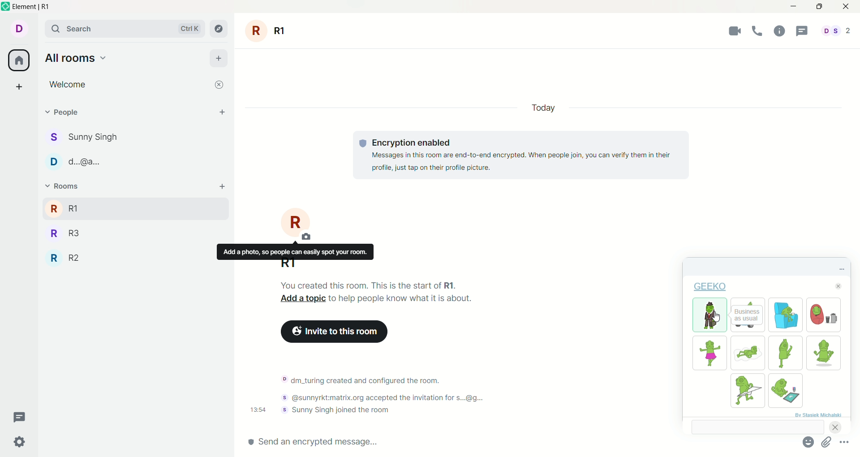 The height and width of the screenshot is (457, 860). What do you see at coordinates (31, 7) in the screenshot?
I see `Element | R1` at bounding box center [31, 7].